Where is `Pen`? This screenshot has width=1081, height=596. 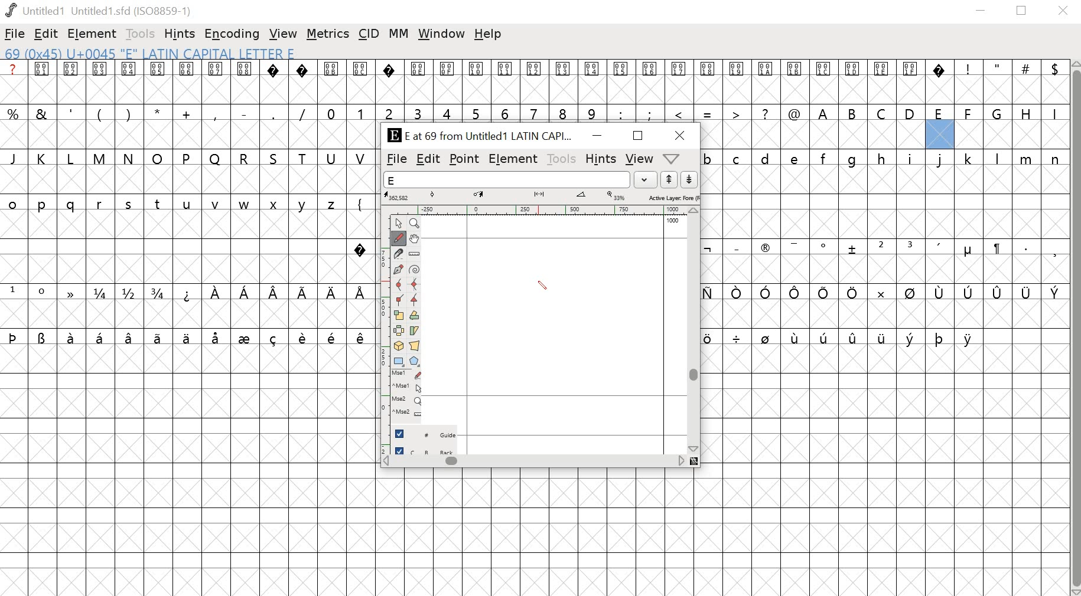 Pen is located at coordinates (399, 269).